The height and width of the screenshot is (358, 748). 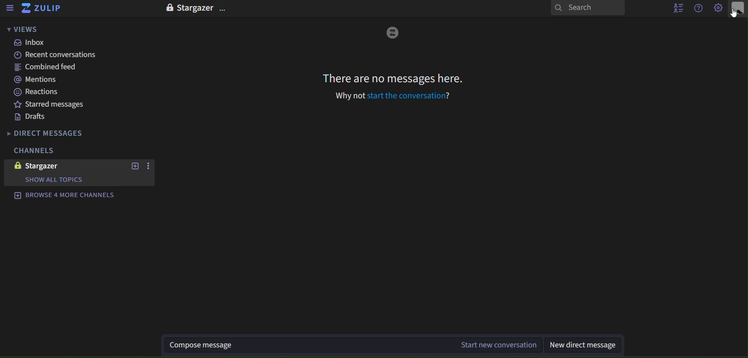 What do you see at coordinates (675, 8) in the screenshot?
I see `hide user list` at bounding box center [675, 8].